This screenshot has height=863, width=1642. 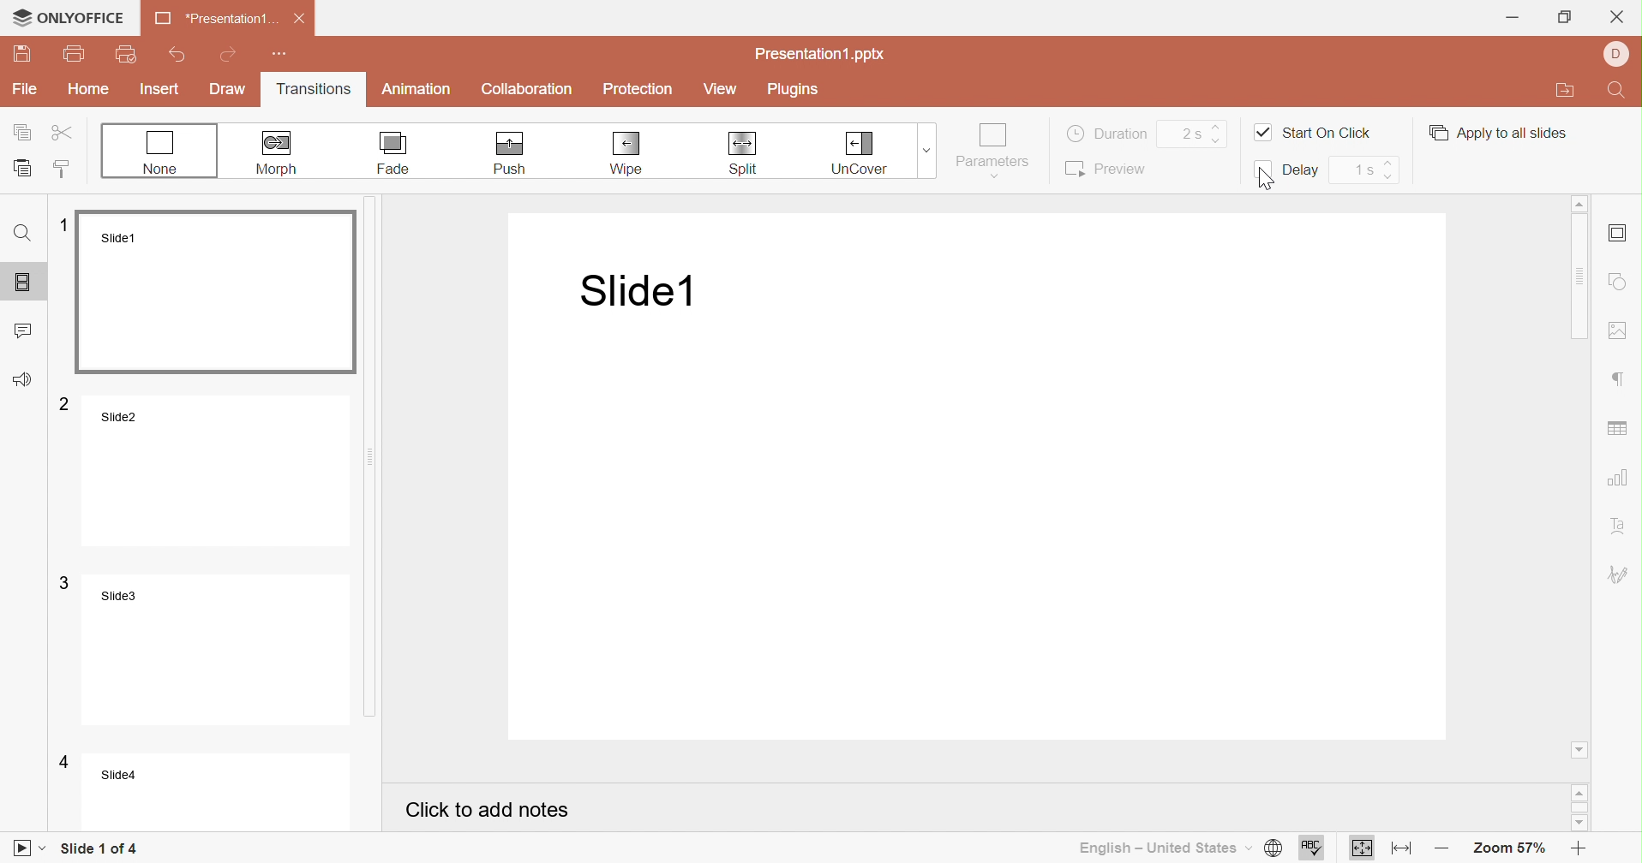 What do you see at coordinates (25, 168) in the screenshot?
I see `Paste` at bounding box center [25, 168].